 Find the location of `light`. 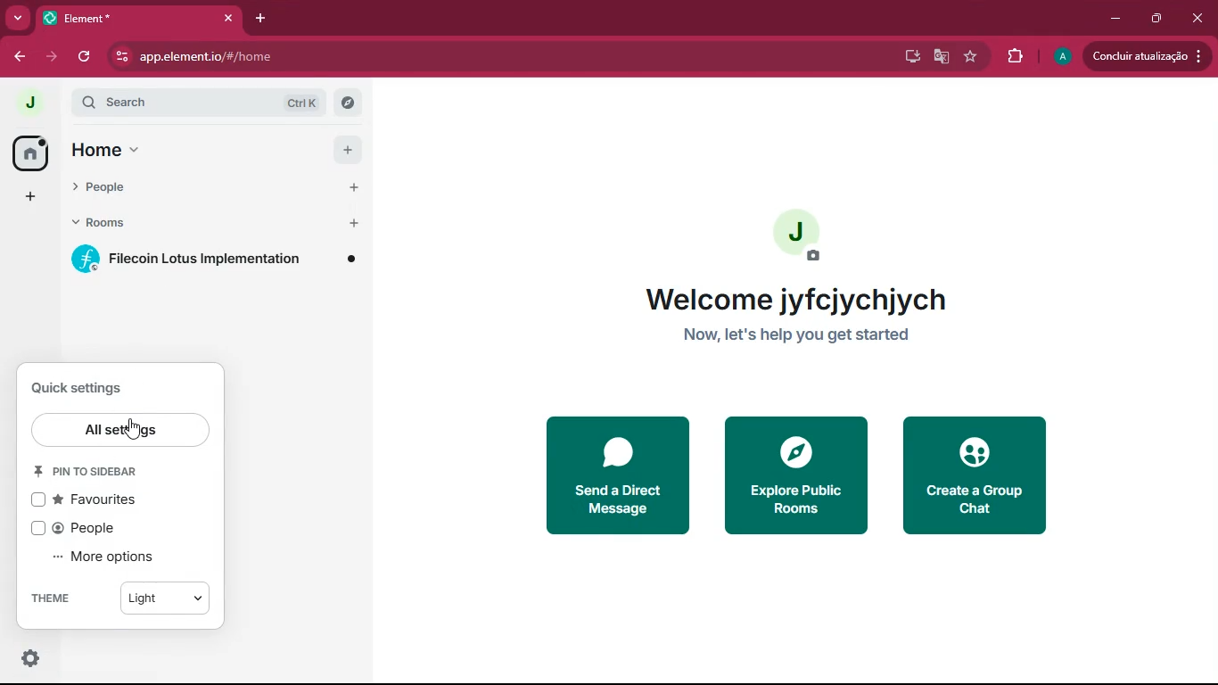

light is located at coordinates (165, 597).